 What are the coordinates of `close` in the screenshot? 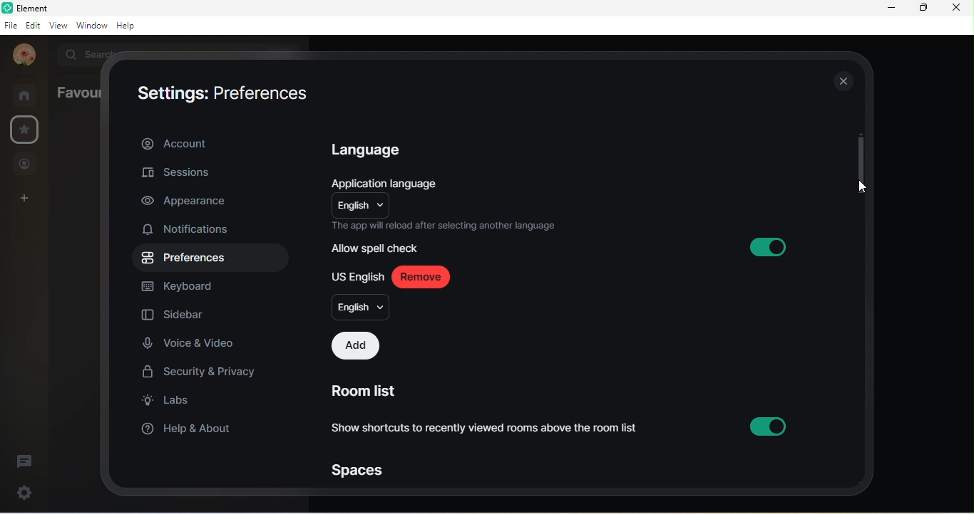 It's located at (841, 83).